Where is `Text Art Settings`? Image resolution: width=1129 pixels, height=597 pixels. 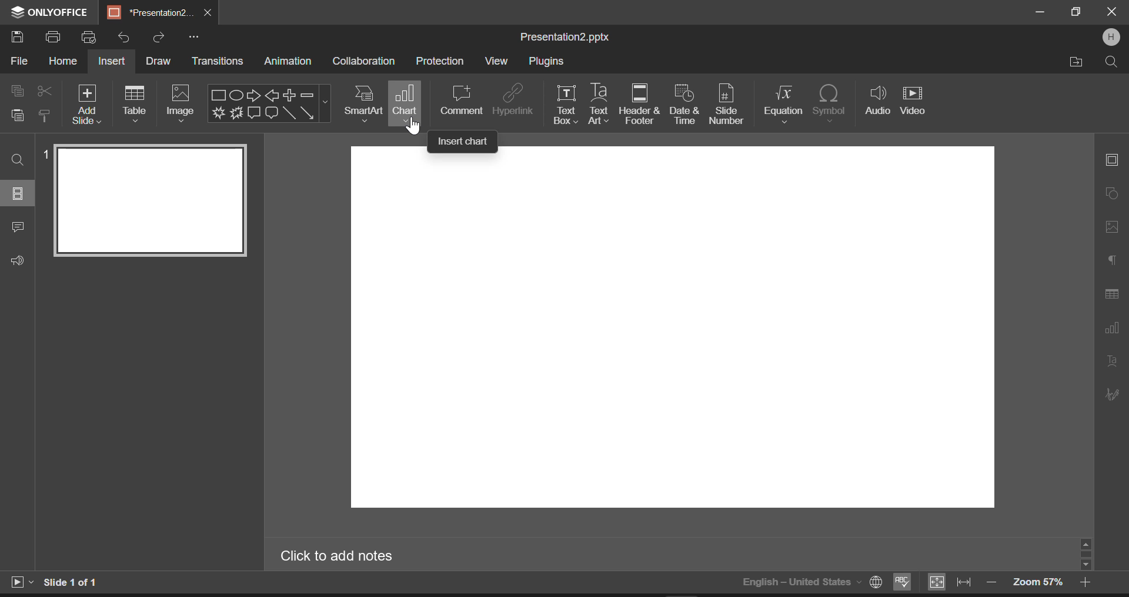 Text Art Settings is located at coordinates (1111, 363).